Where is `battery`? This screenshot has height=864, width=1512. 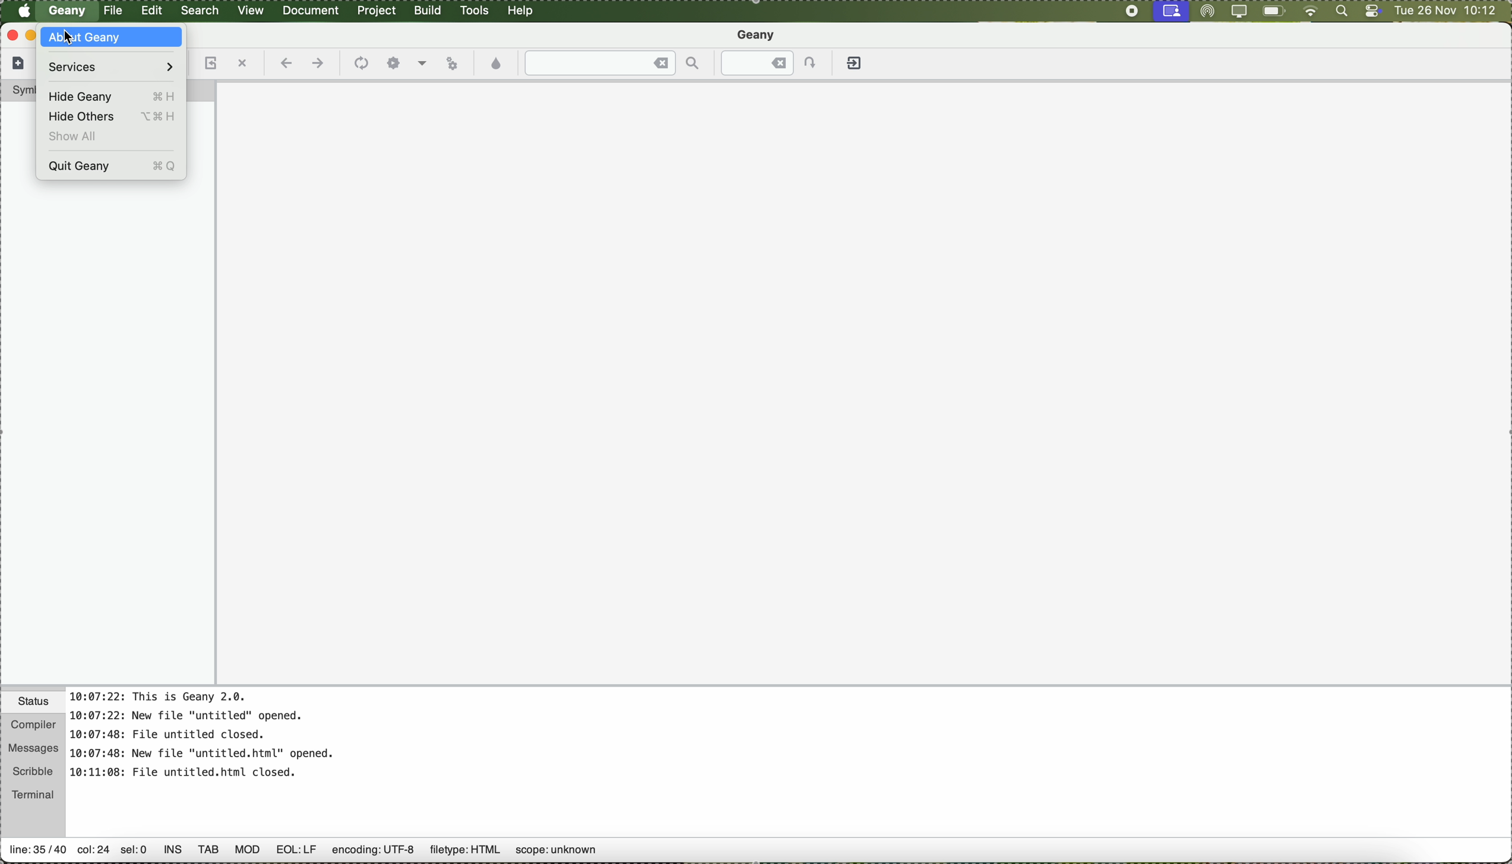 battery is located at coordinates (1274, 11).